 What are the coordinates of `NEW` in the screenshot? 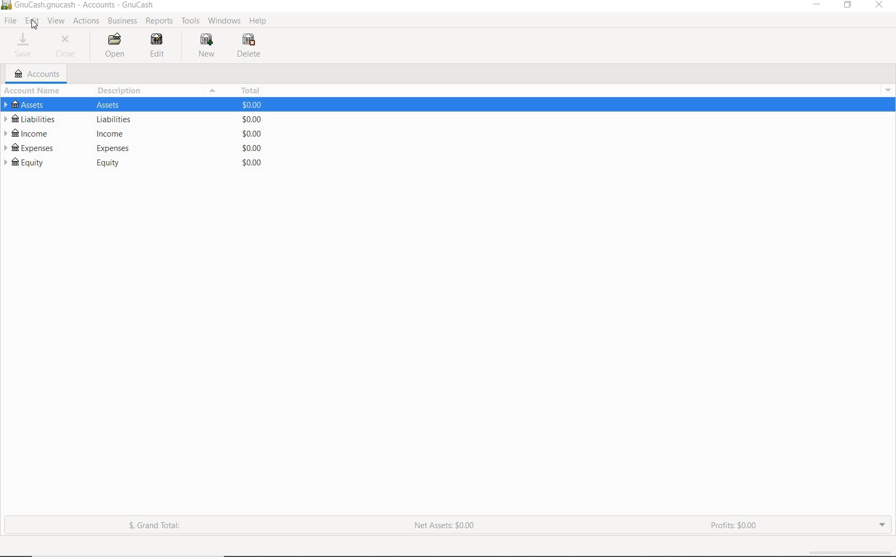 It's located at (209, 46).